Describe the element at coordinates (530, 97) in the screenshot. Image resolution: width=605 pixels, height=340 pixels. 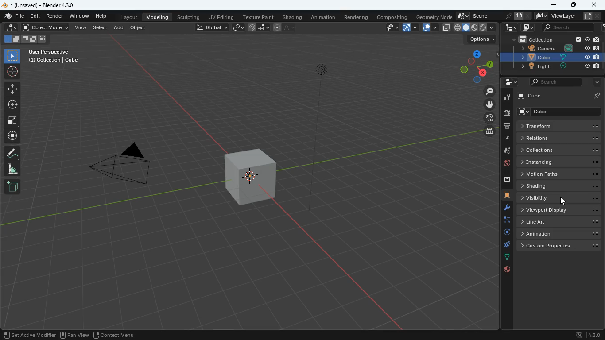
I see `cube` at that location.